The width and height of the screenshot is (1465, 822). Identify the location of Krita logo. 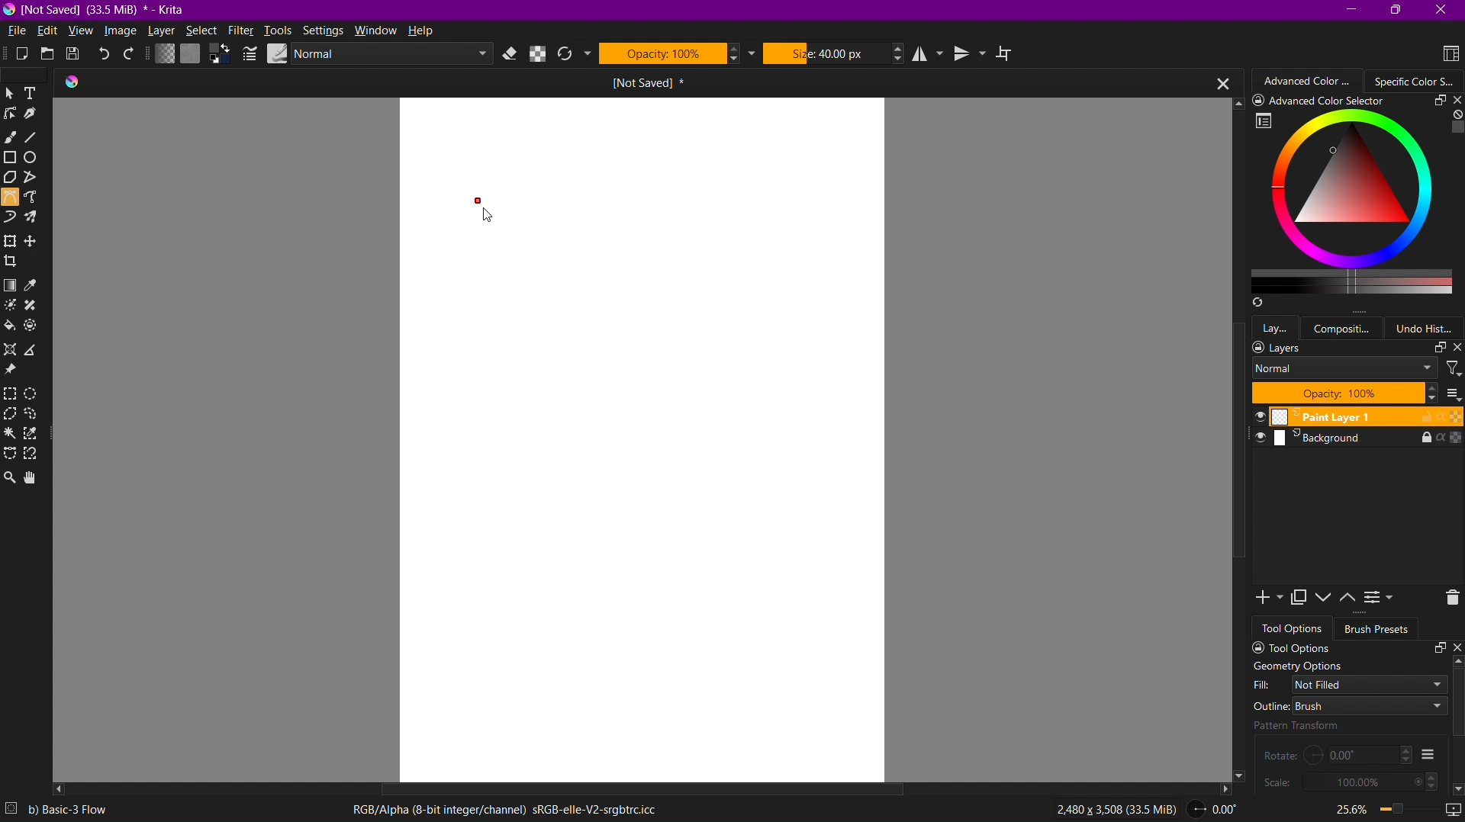
(72, 82).